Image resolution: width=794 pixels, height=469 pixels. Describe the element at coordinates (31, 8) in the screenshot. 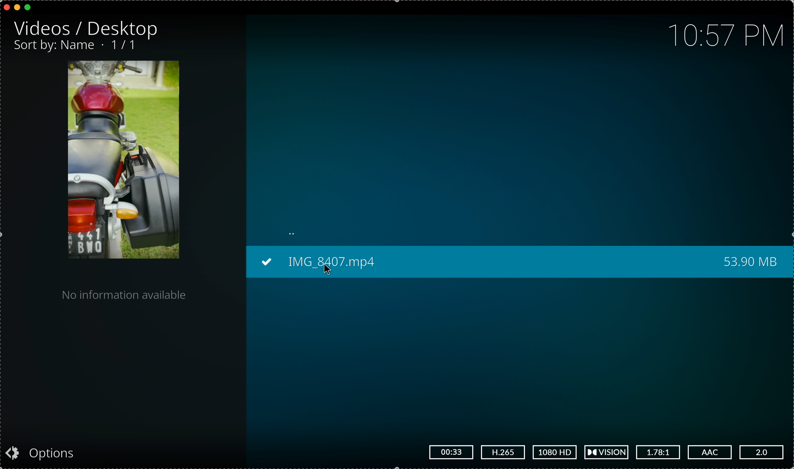

I see `maximize program` at that location.